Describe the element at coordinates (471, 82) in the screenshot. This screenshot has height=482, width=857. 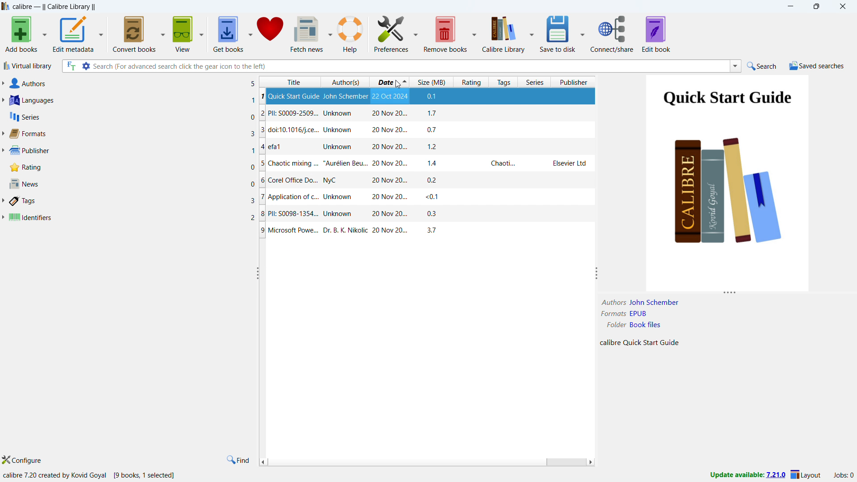
I see `rating` at that location.